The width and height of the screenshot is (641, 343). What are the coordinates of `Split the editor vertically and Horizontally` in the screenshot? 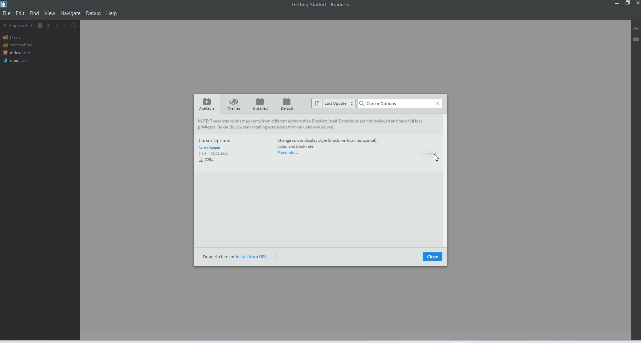 It's located at (65, 25).